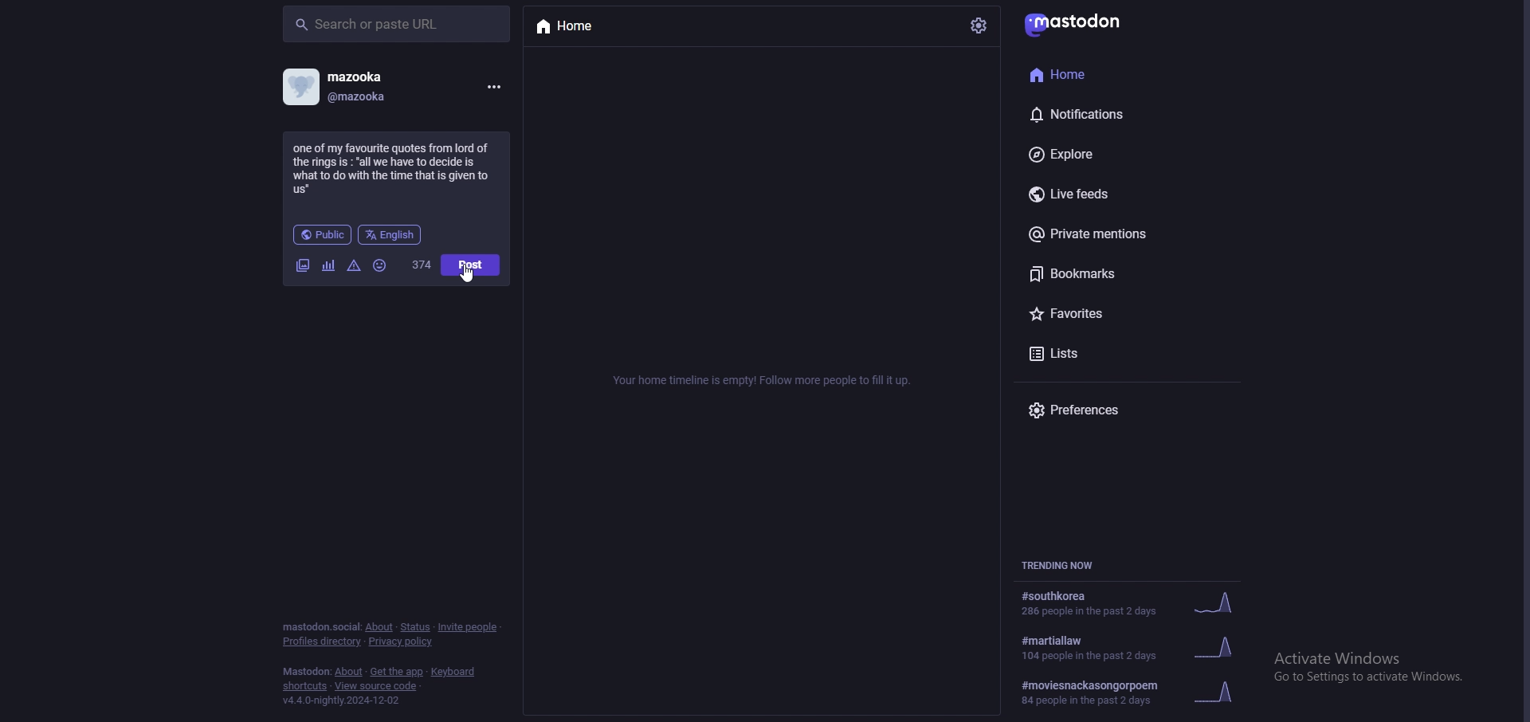 This screenshot has height=722, width=1530. What do you see at coordinates (320, 628) in the screenshot?
I see `mastodon social` at bounding box center [320, 628].